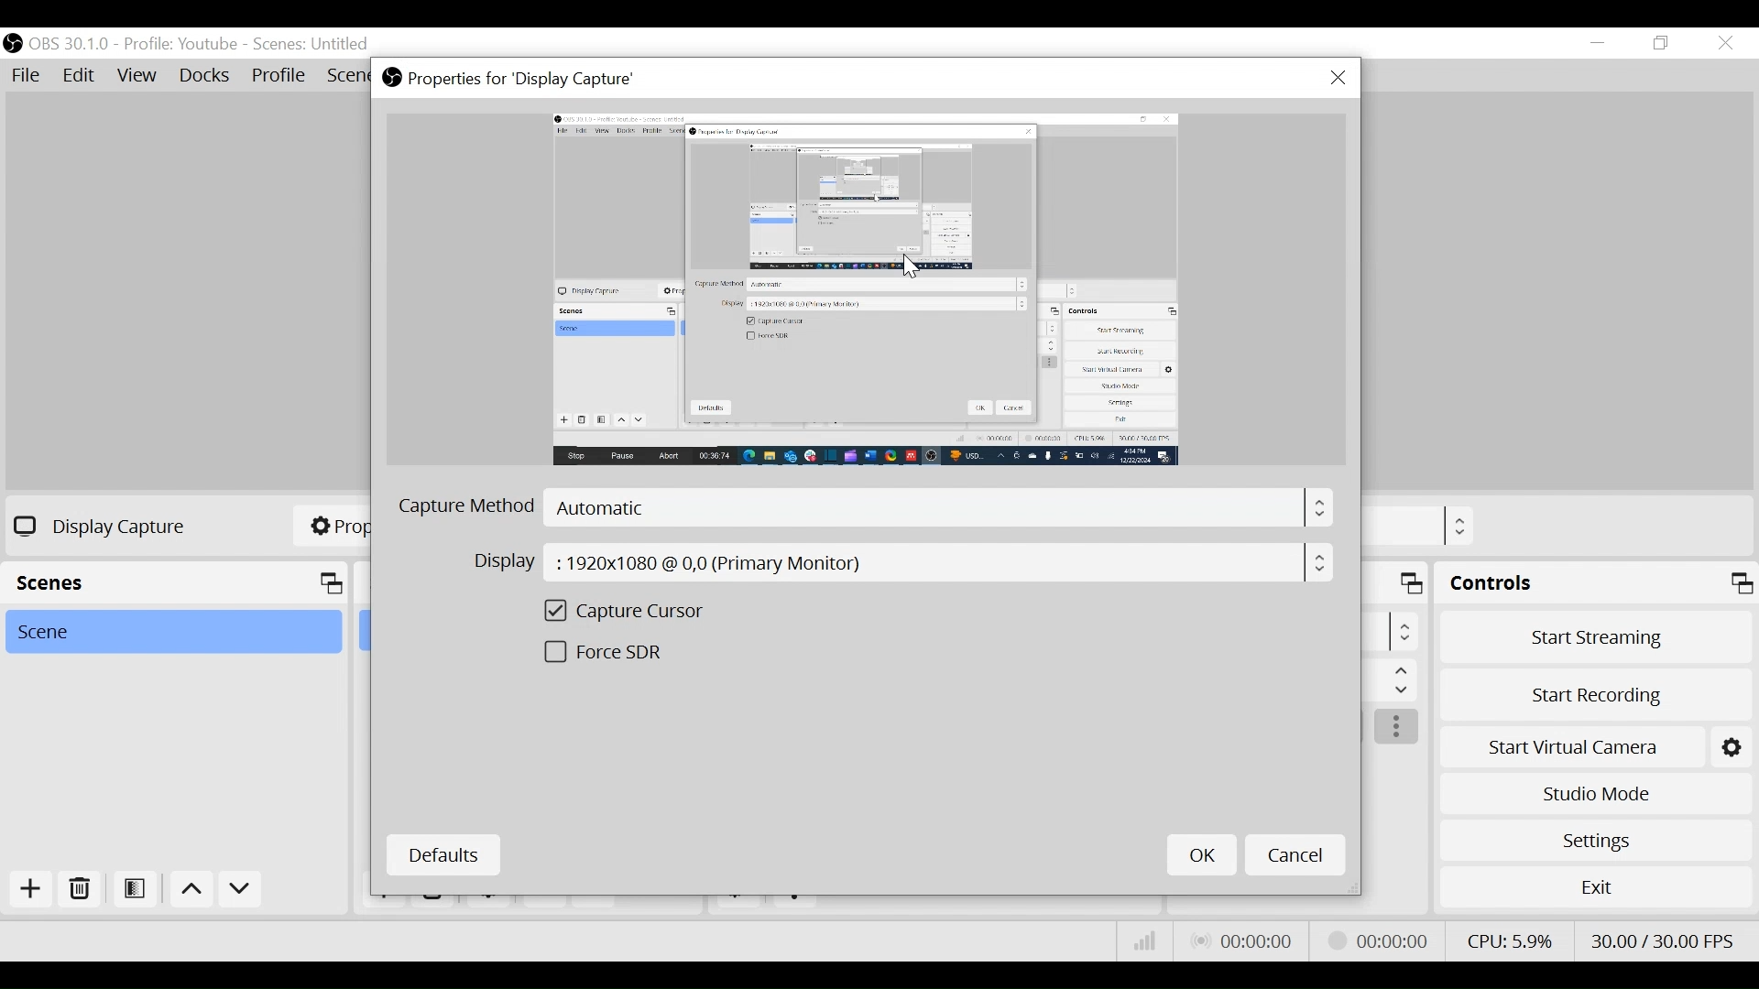 The image size is (1759, 989). I want to click on Studio Mode, so click(1595, 795).